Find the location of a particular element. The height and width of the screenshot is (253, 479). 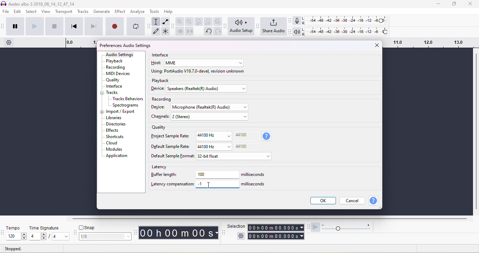

skip to start is located at coordinates (73, 26).